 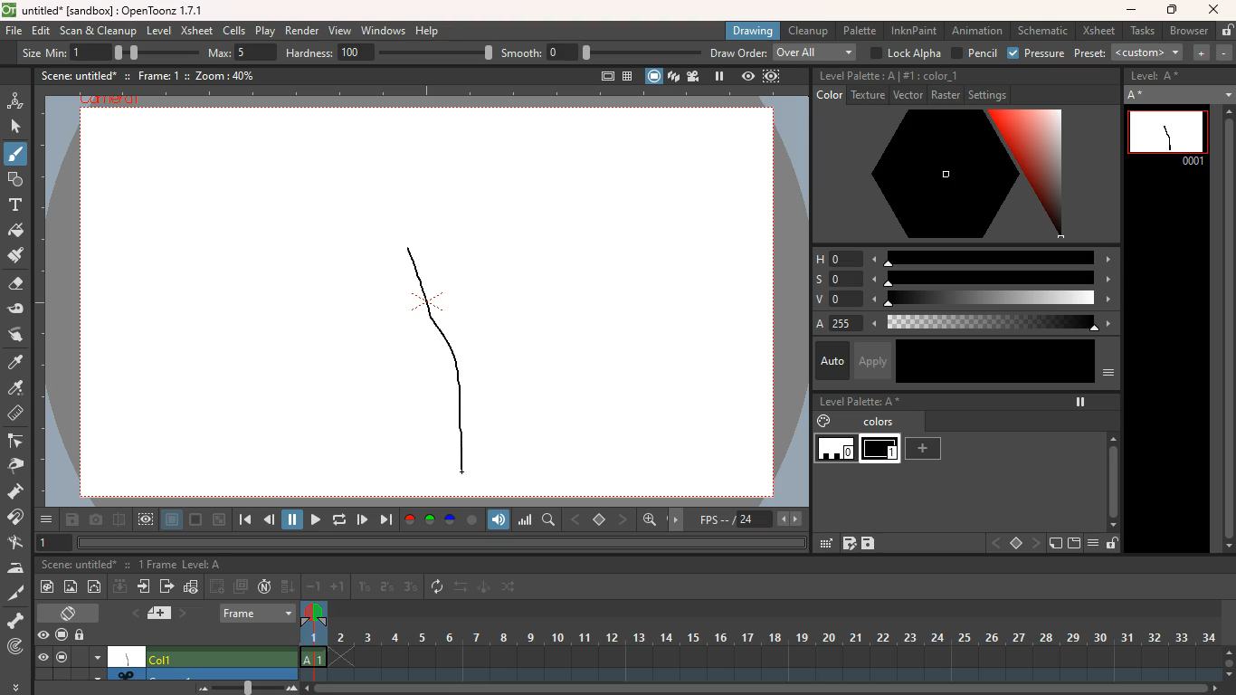 What do you see at coordinates (17, 414) in the screenshot?
I see `measure` at bounding box center [17, 414].